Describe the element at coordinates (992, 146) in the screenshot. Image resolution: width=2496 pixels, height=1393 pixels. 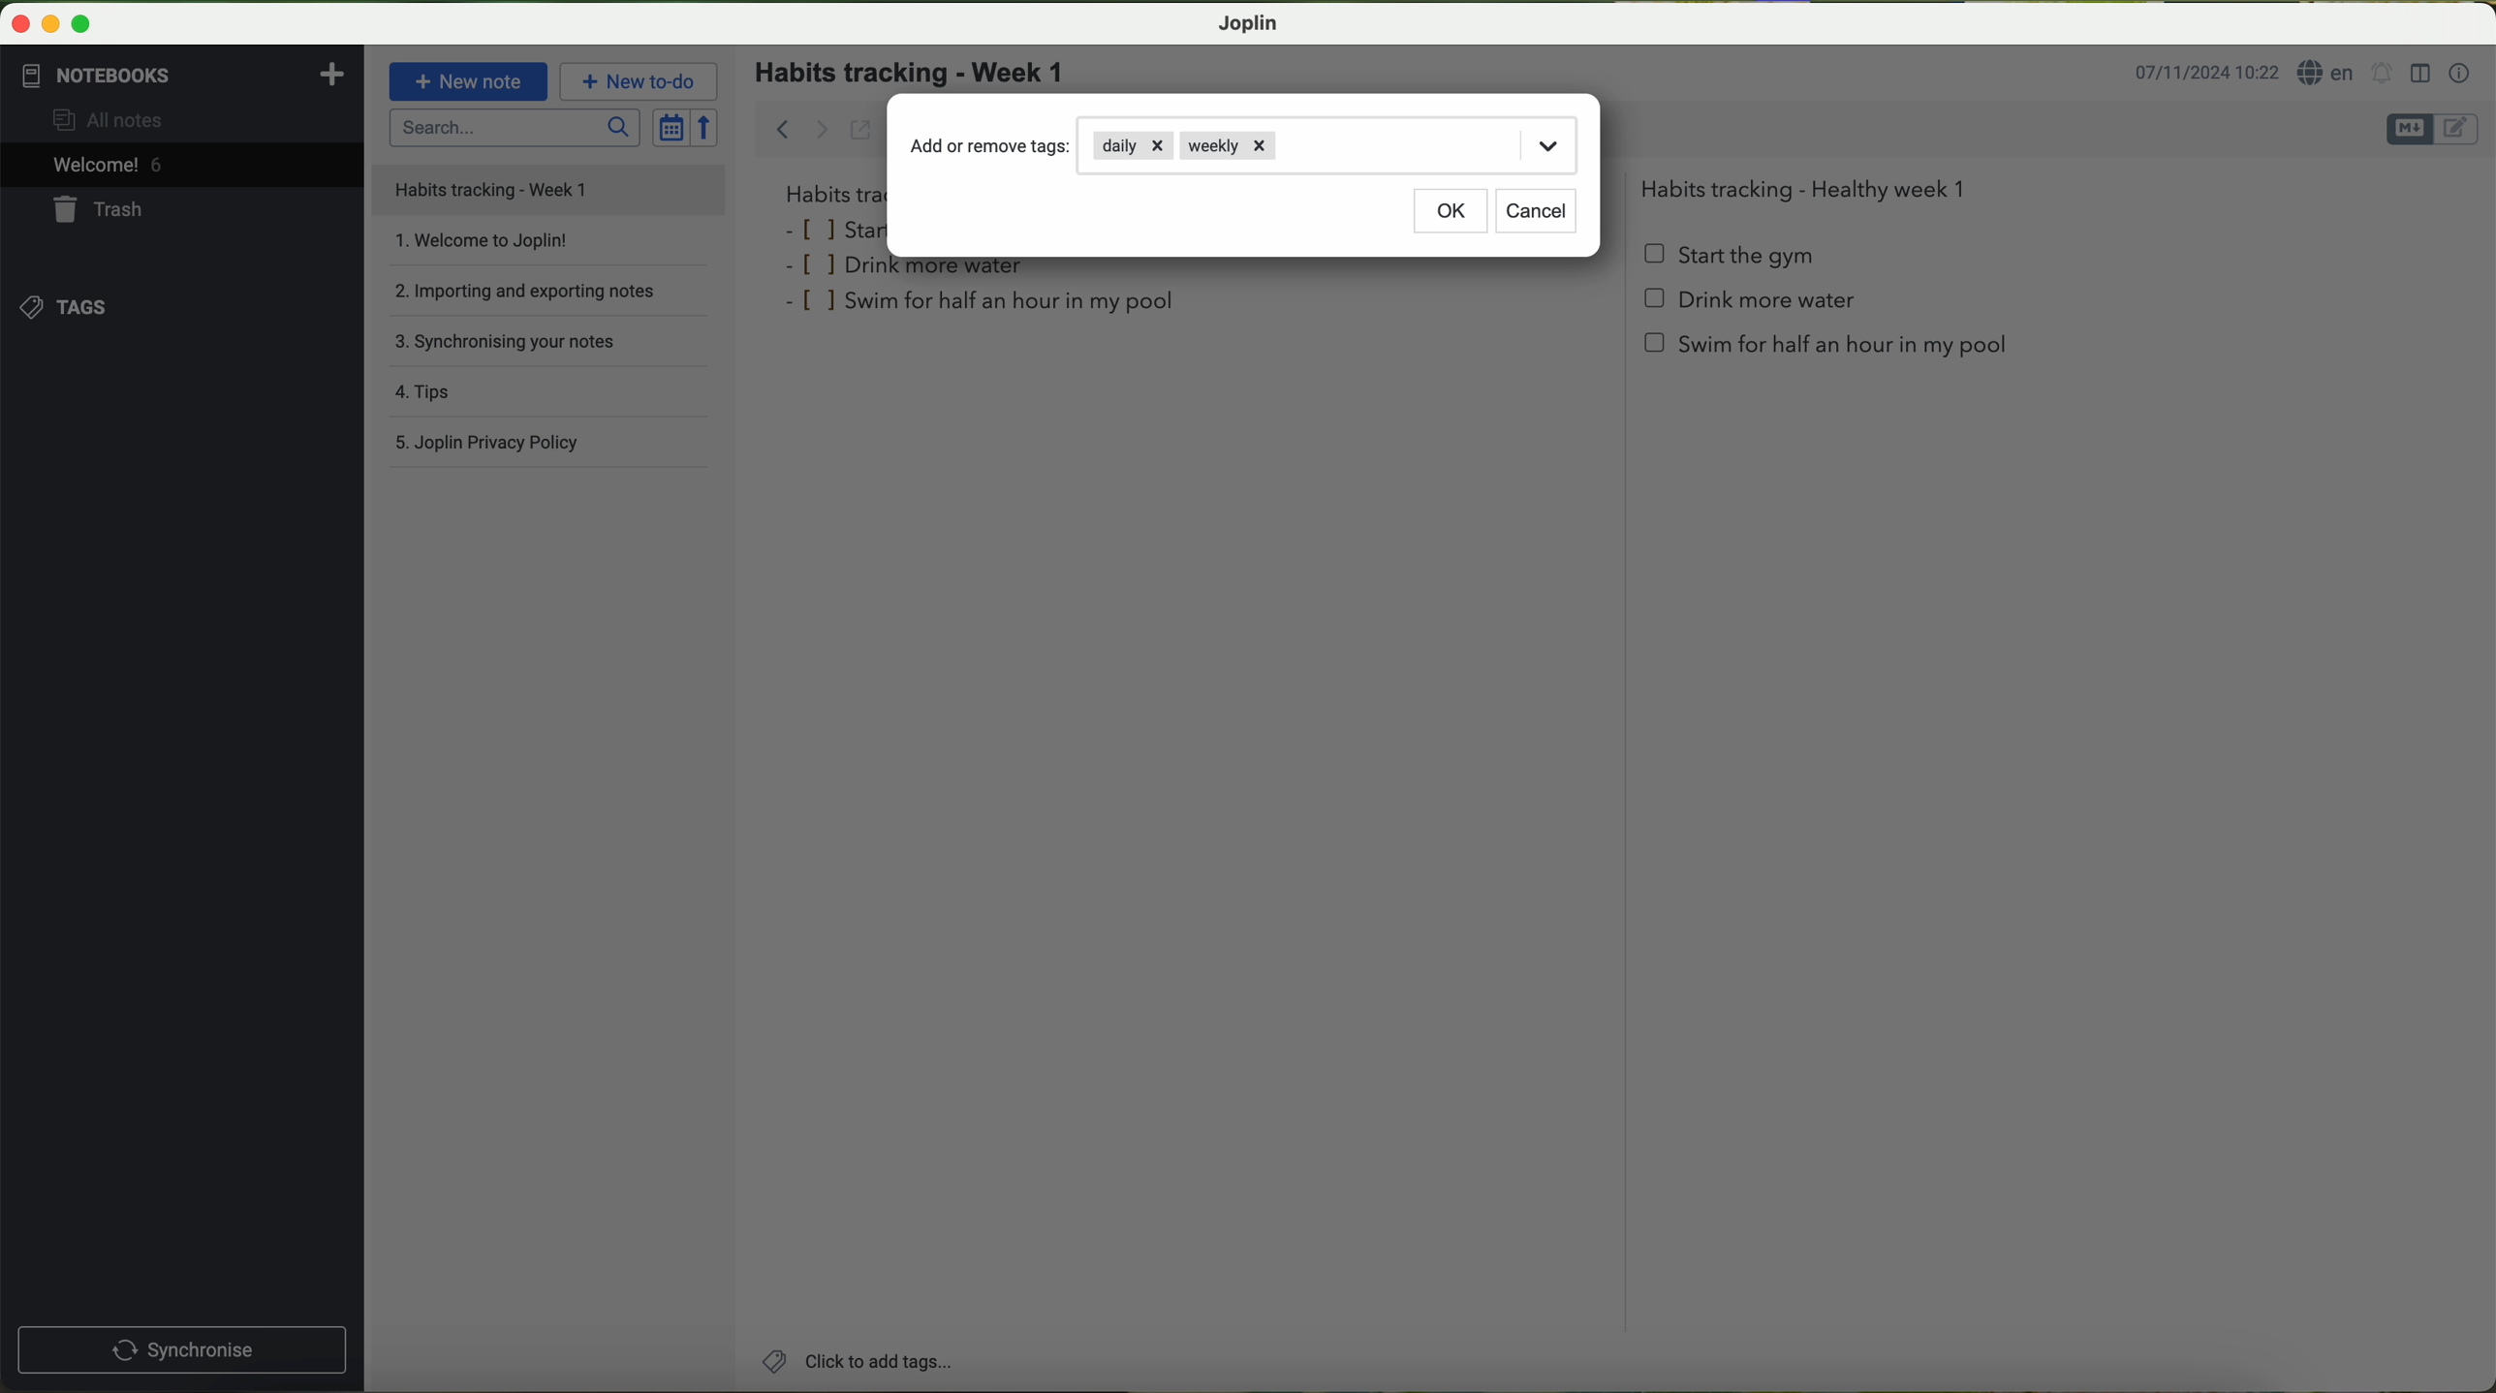
I see `add or remove tags` at that location.